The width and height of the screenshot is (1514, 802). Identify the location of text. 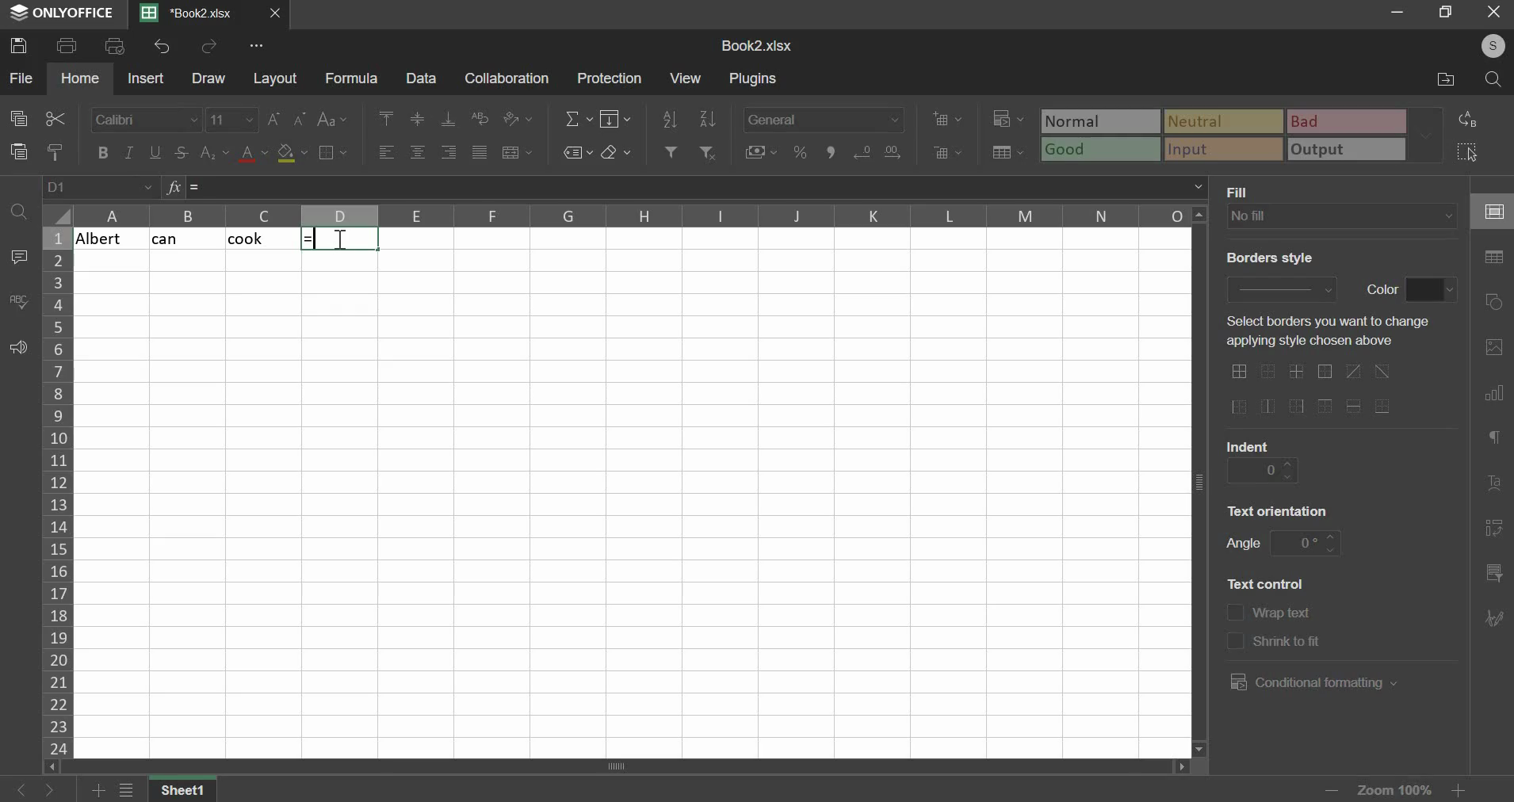
(1285, 615).